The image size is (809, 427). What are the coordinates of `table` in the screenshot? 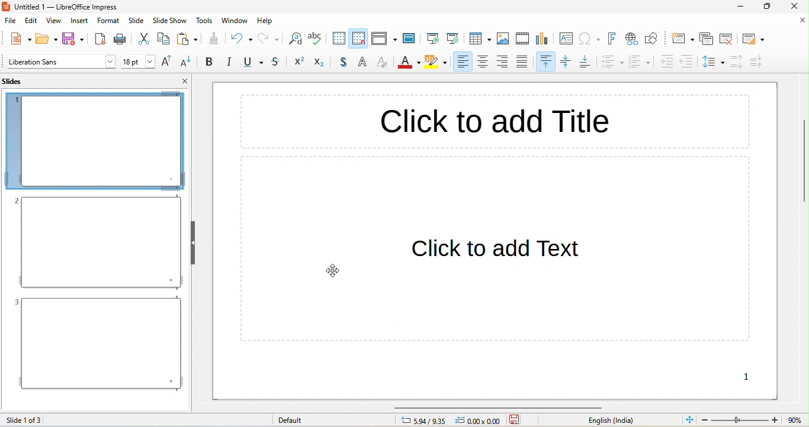 It's located at (481, 39).